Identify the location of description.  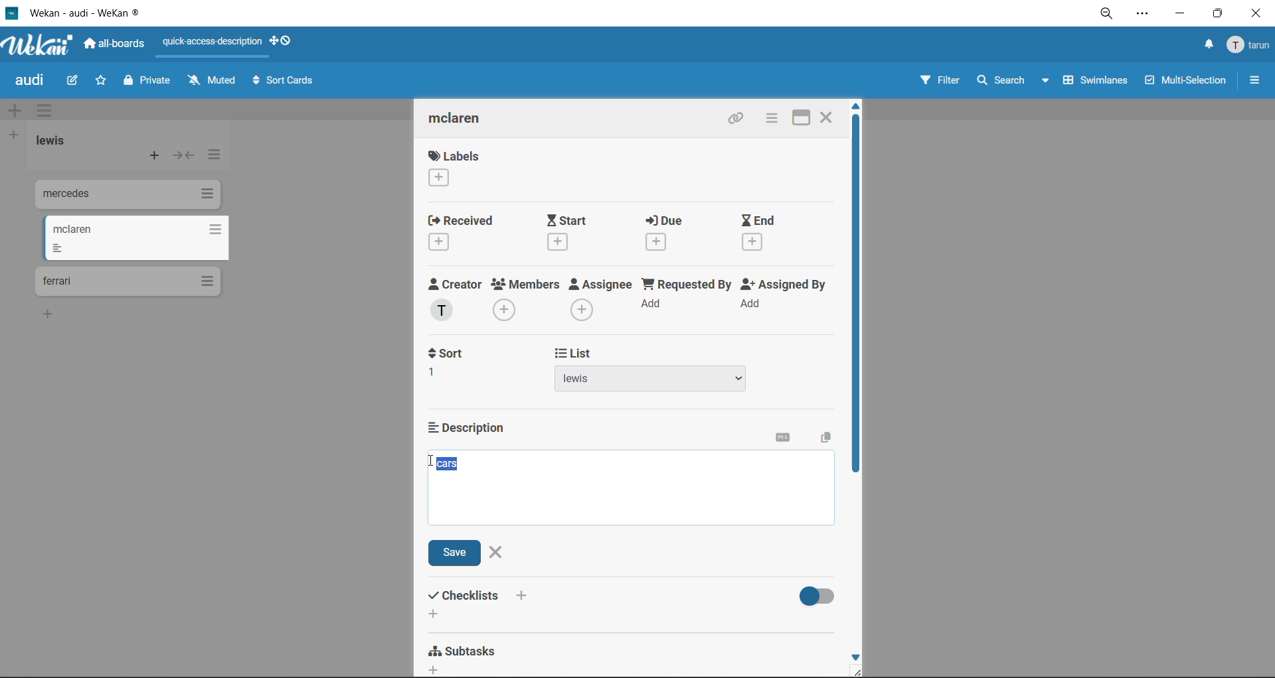
(473, 427).